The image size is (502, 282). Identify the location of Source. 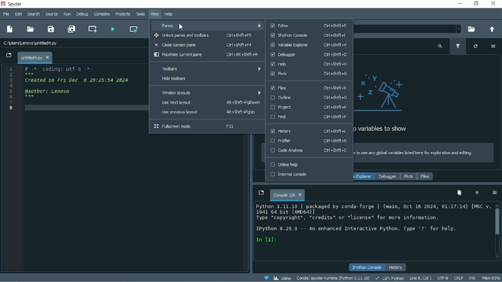
(52, 14).